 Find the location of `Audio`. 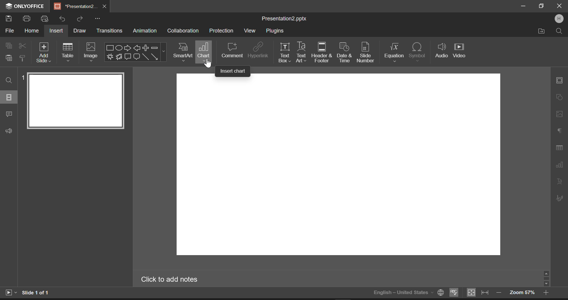

Audio is located at coordinates (441, 50).